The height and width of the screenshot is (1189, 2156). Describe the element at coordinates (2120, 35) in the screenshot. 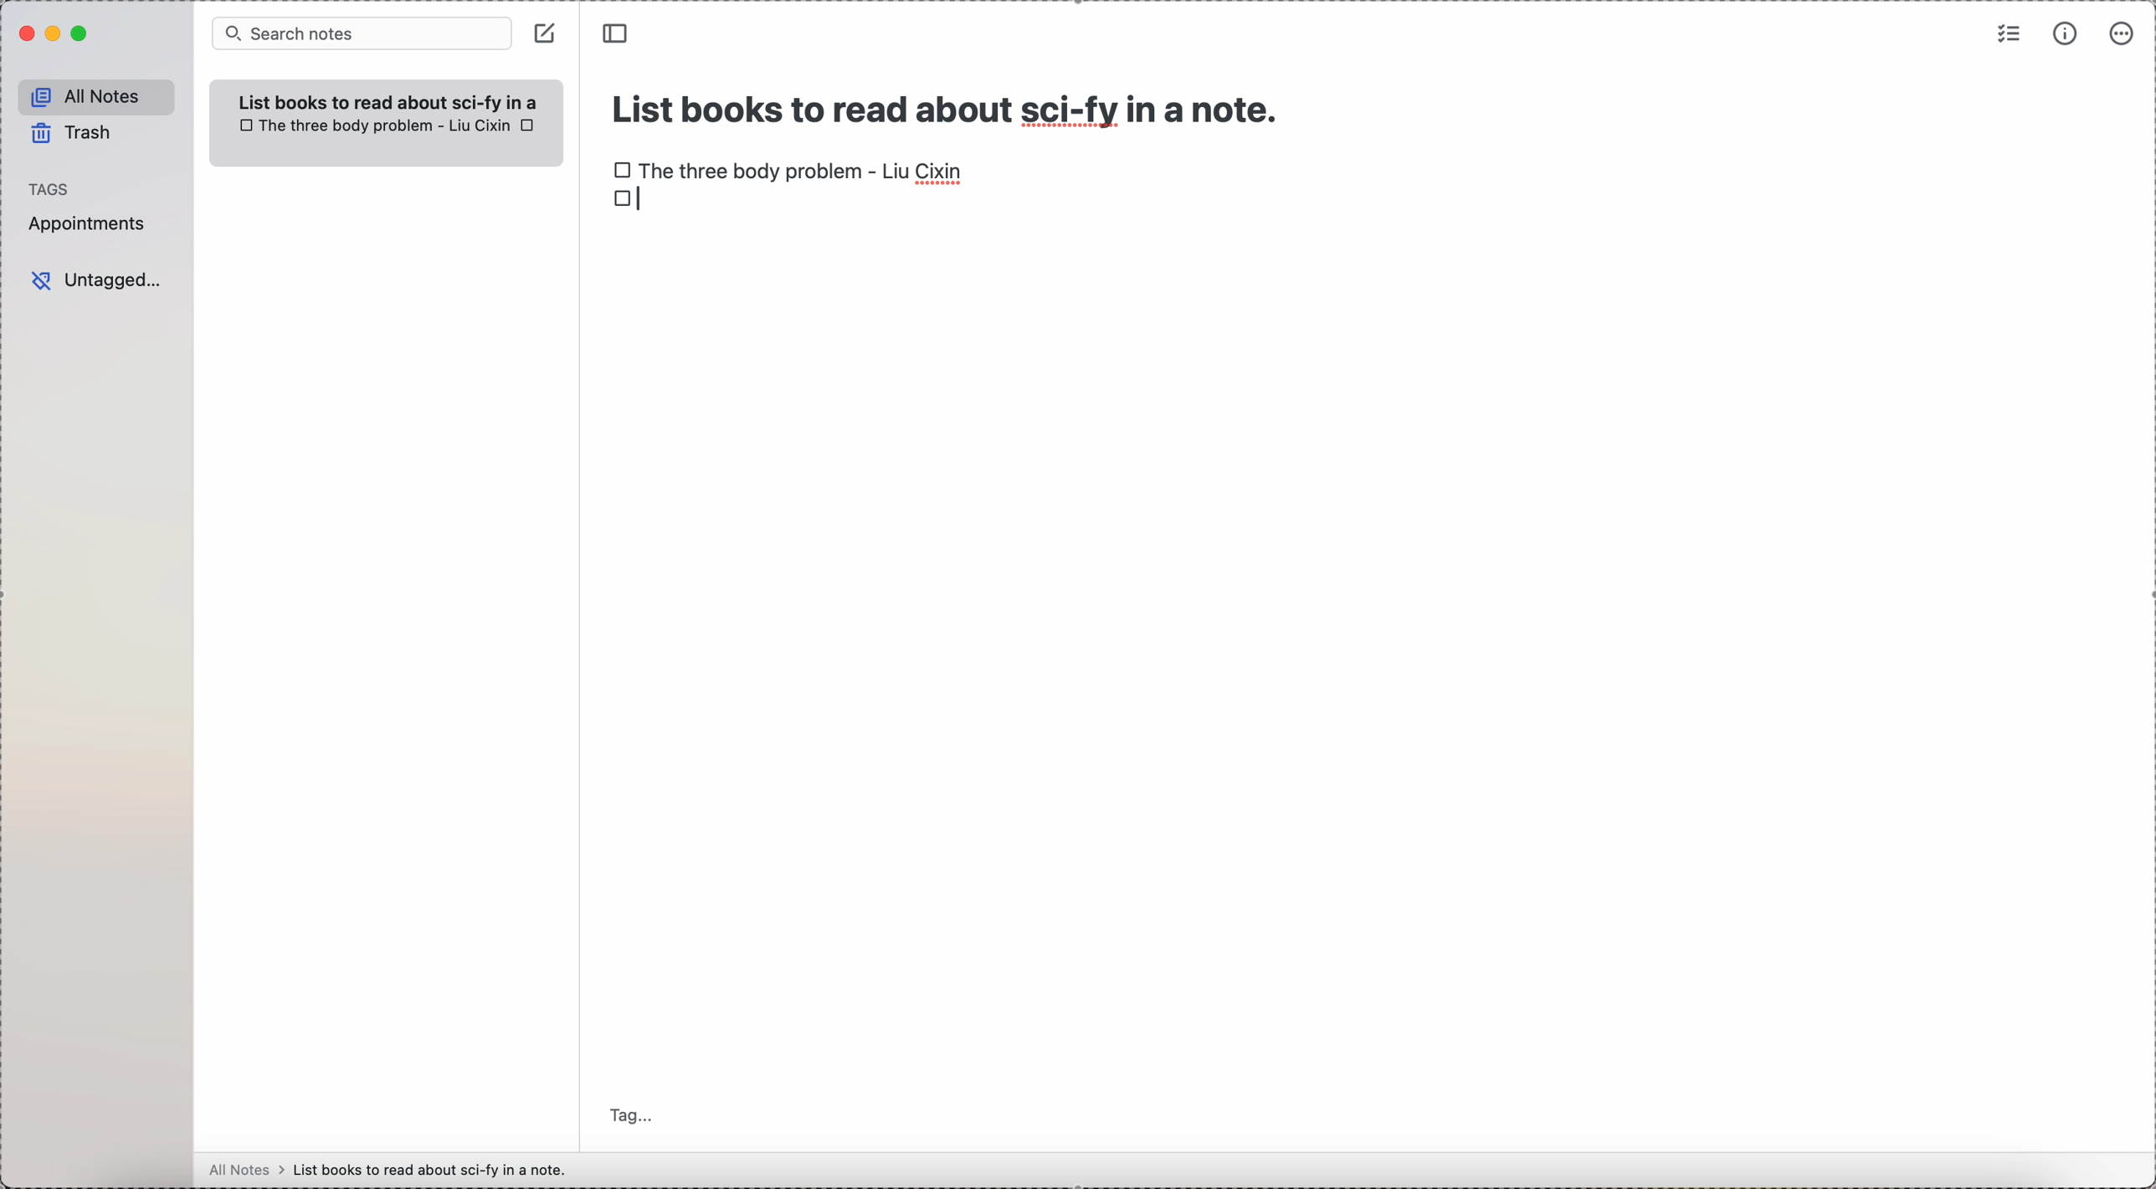

I see `more options` at that location.